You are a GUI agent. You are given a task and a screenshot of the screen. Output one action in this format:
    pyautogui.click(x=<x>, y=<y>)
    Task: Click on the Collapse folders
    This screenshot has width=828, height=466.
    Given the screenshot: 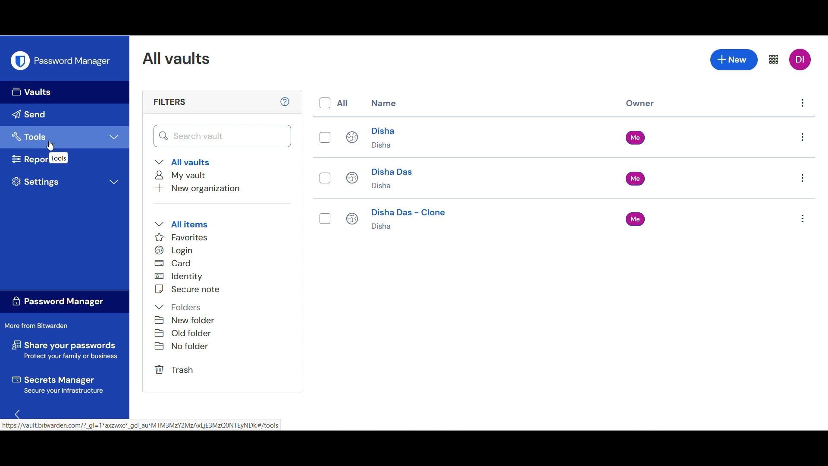 What is the action you would take?
    pyautogui.click(x=180, y=308)
    